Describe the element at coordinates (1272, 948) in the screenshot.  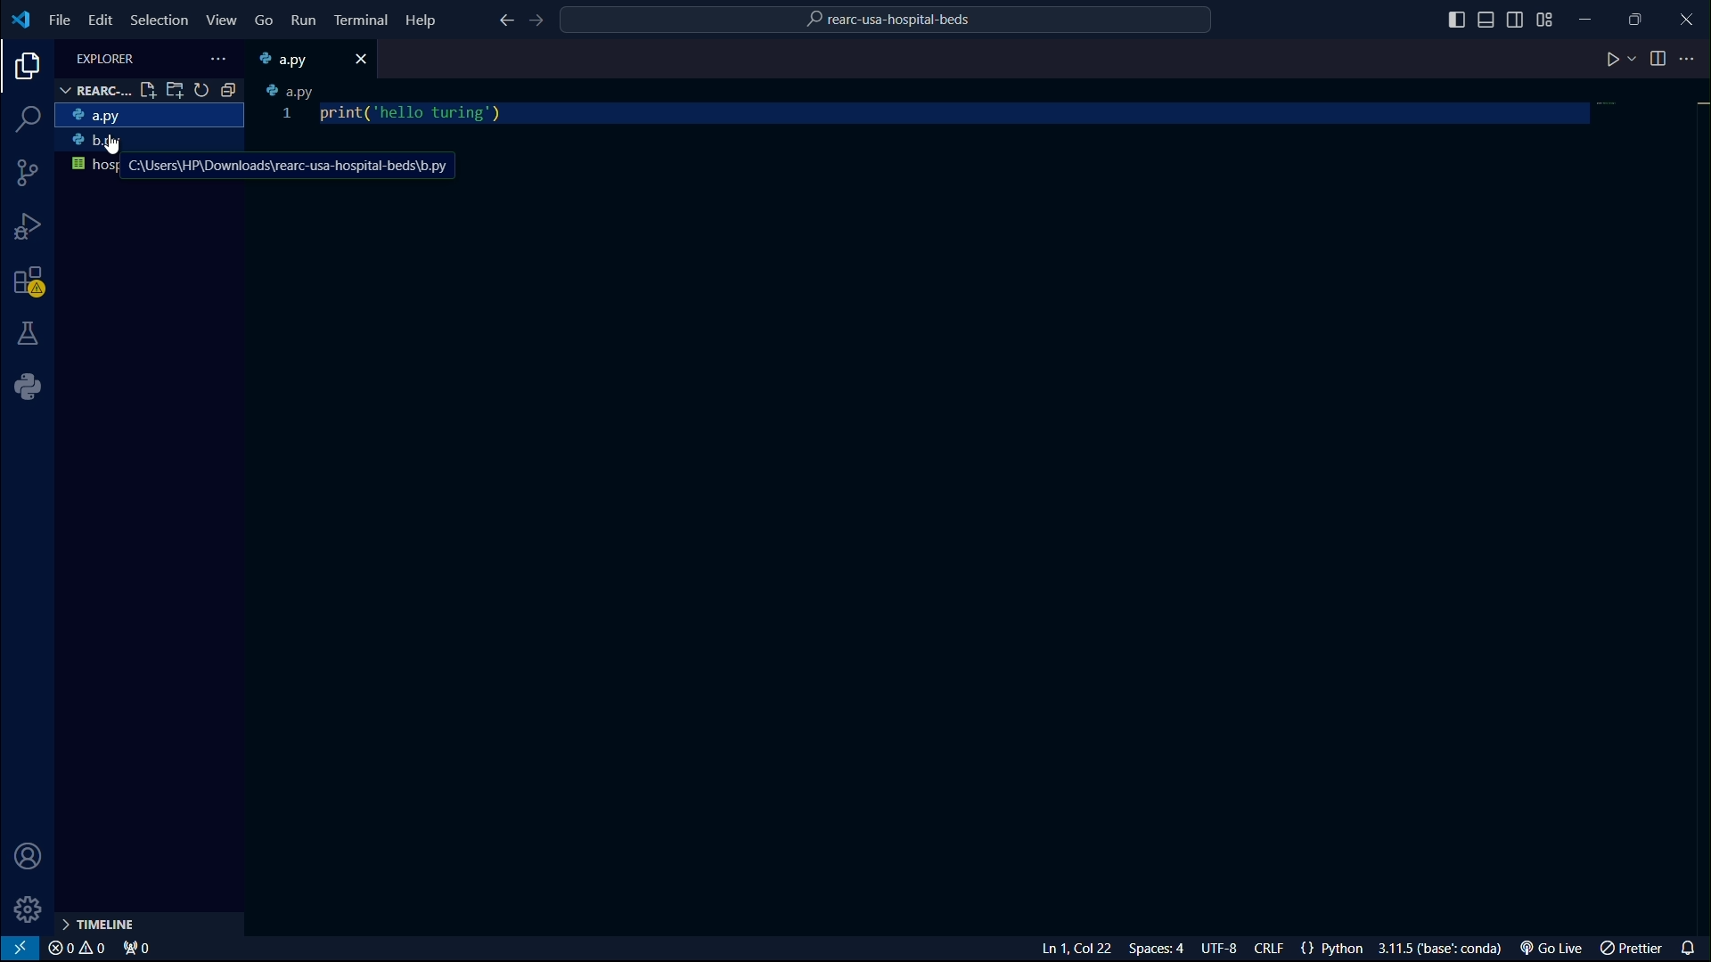
I see `CRLF` at that location.